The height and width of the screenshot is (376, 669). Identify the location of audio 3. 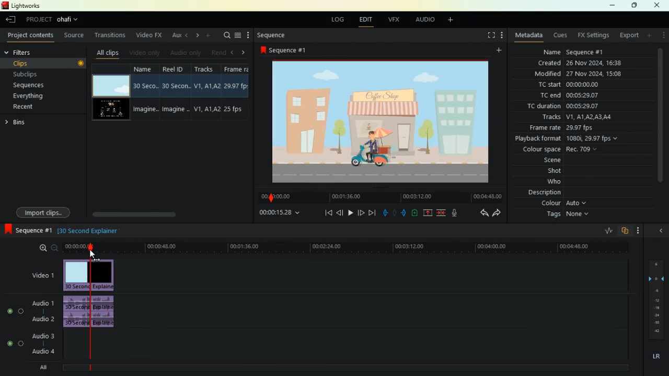
(39, 335).